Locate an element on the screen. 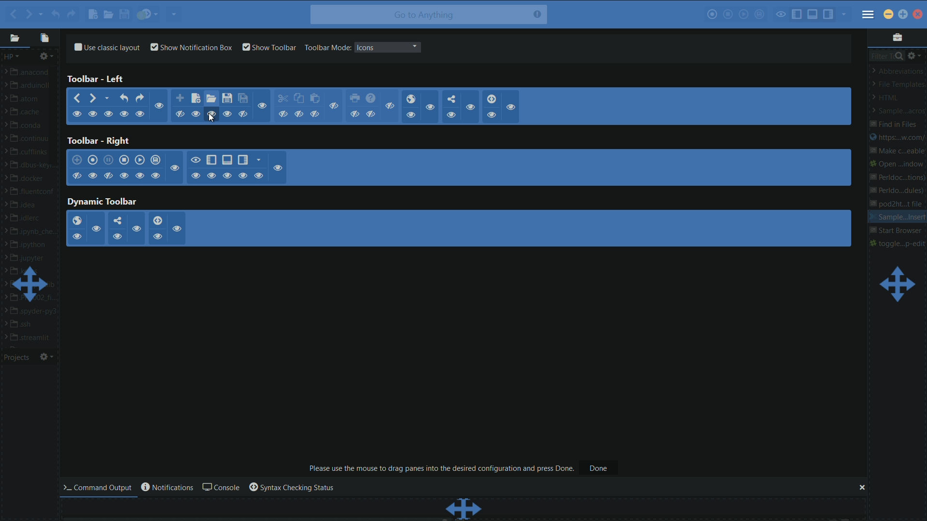 The image size is (927, 521). .idlerc is located at coordinates (30, 219).